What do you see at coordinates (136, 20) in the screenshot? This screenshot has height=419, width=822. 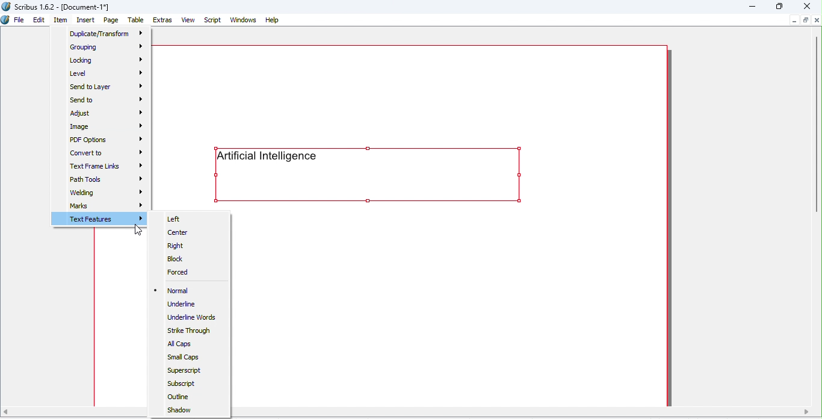 I see `Table` at bounding box center [136, 20].